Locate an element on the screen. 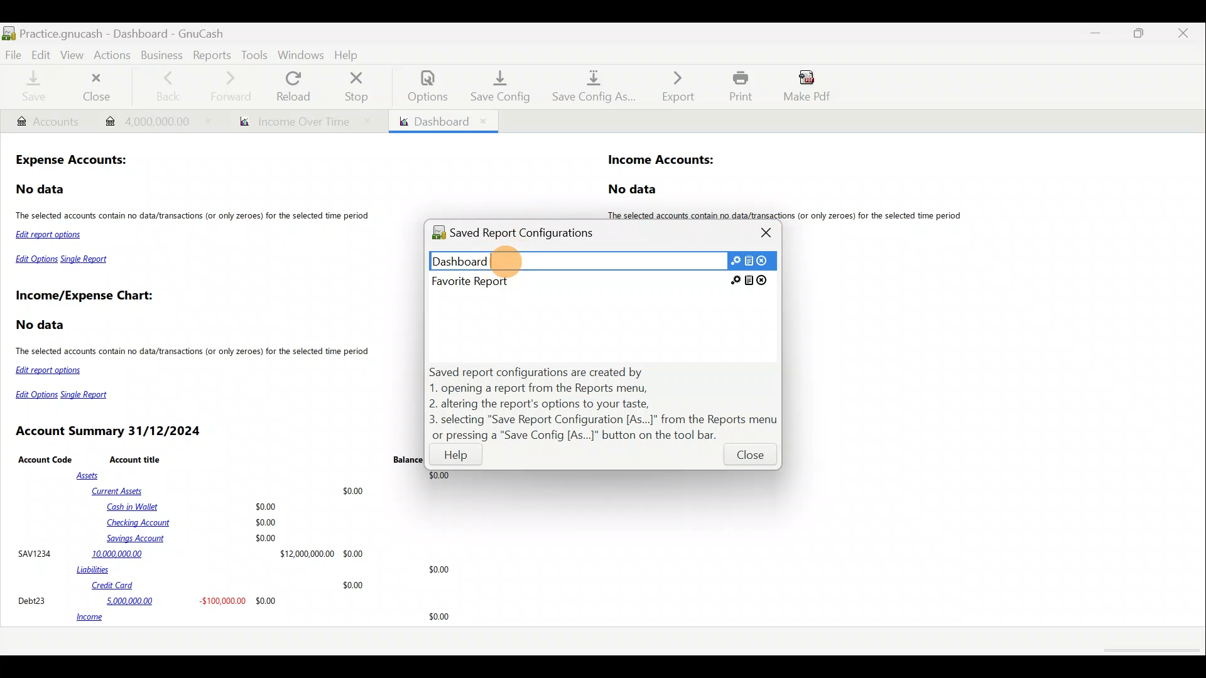 The image size is (1206, 678). scroll is located at coordinates (1149, 651).